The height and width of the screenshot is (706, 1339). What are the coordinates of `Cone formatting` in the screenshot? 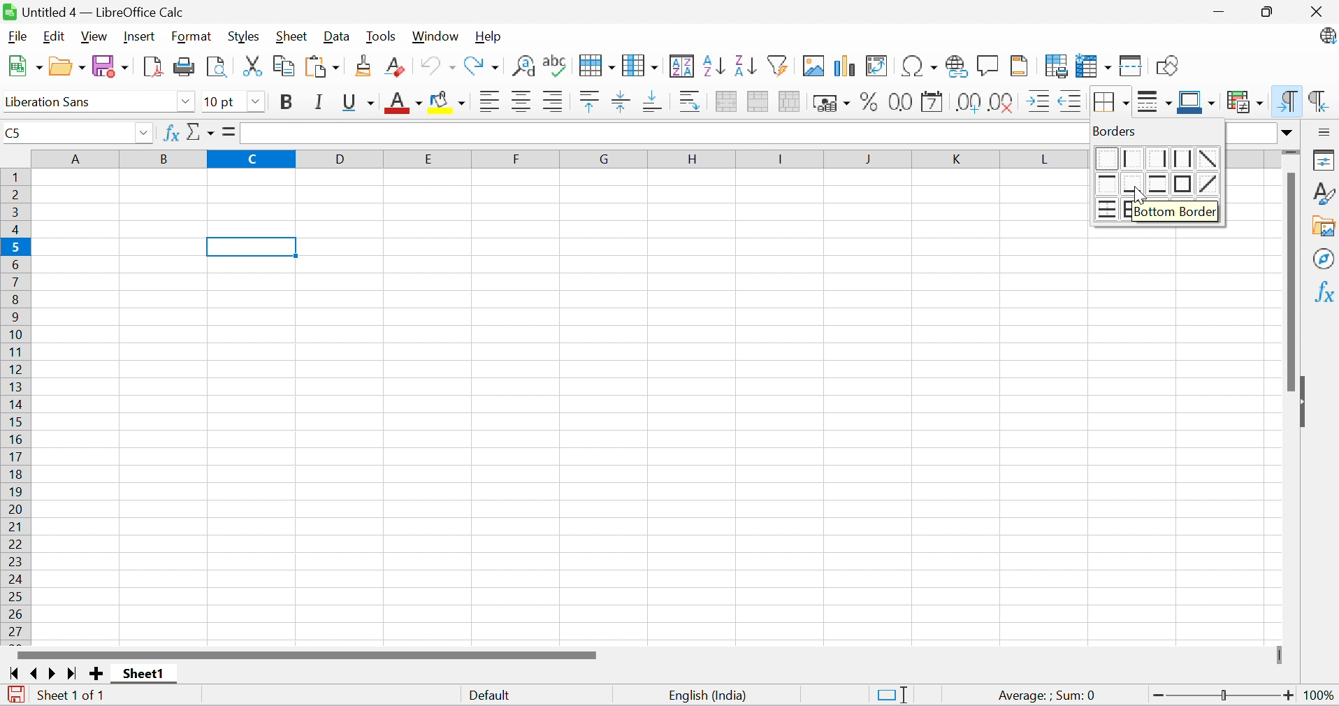 It's located at (365, 66).